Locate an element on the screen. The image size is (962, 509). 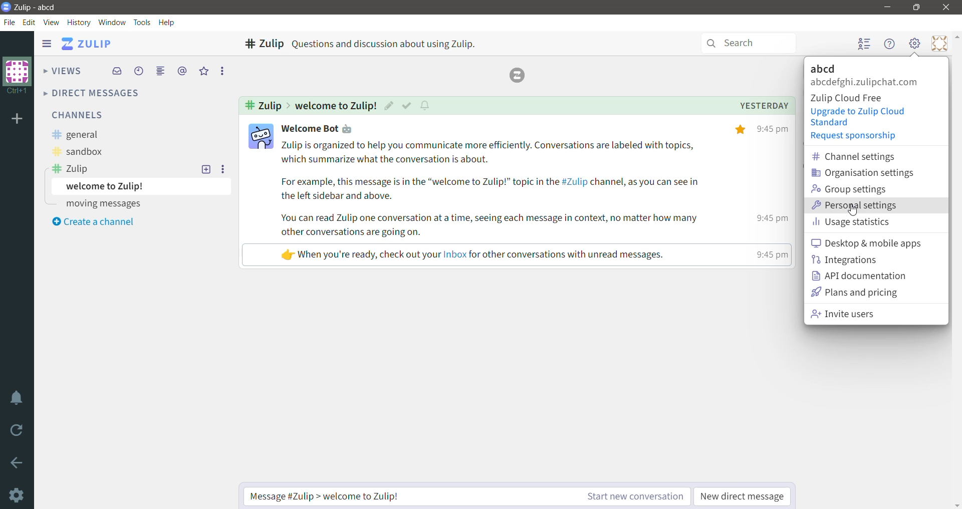
Channel - Zulip is located at coordinates (261, 45).